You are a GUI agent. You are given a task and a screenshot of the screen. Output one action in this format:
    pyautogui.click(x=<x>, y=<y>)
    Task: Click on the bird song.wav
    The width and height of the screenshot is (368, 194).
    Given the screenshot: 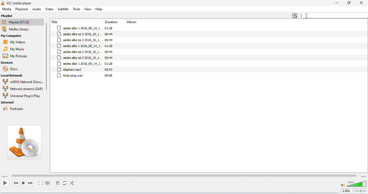 What is the action you would take?
    pyautogui.click(x=71, y=76)
    